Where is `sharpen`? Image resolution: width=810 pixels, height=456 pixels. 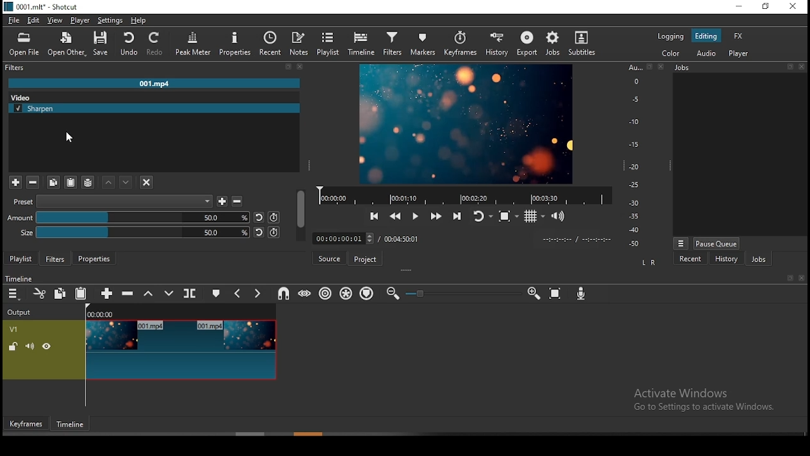
sharpen is located at coordinates (154, 108).